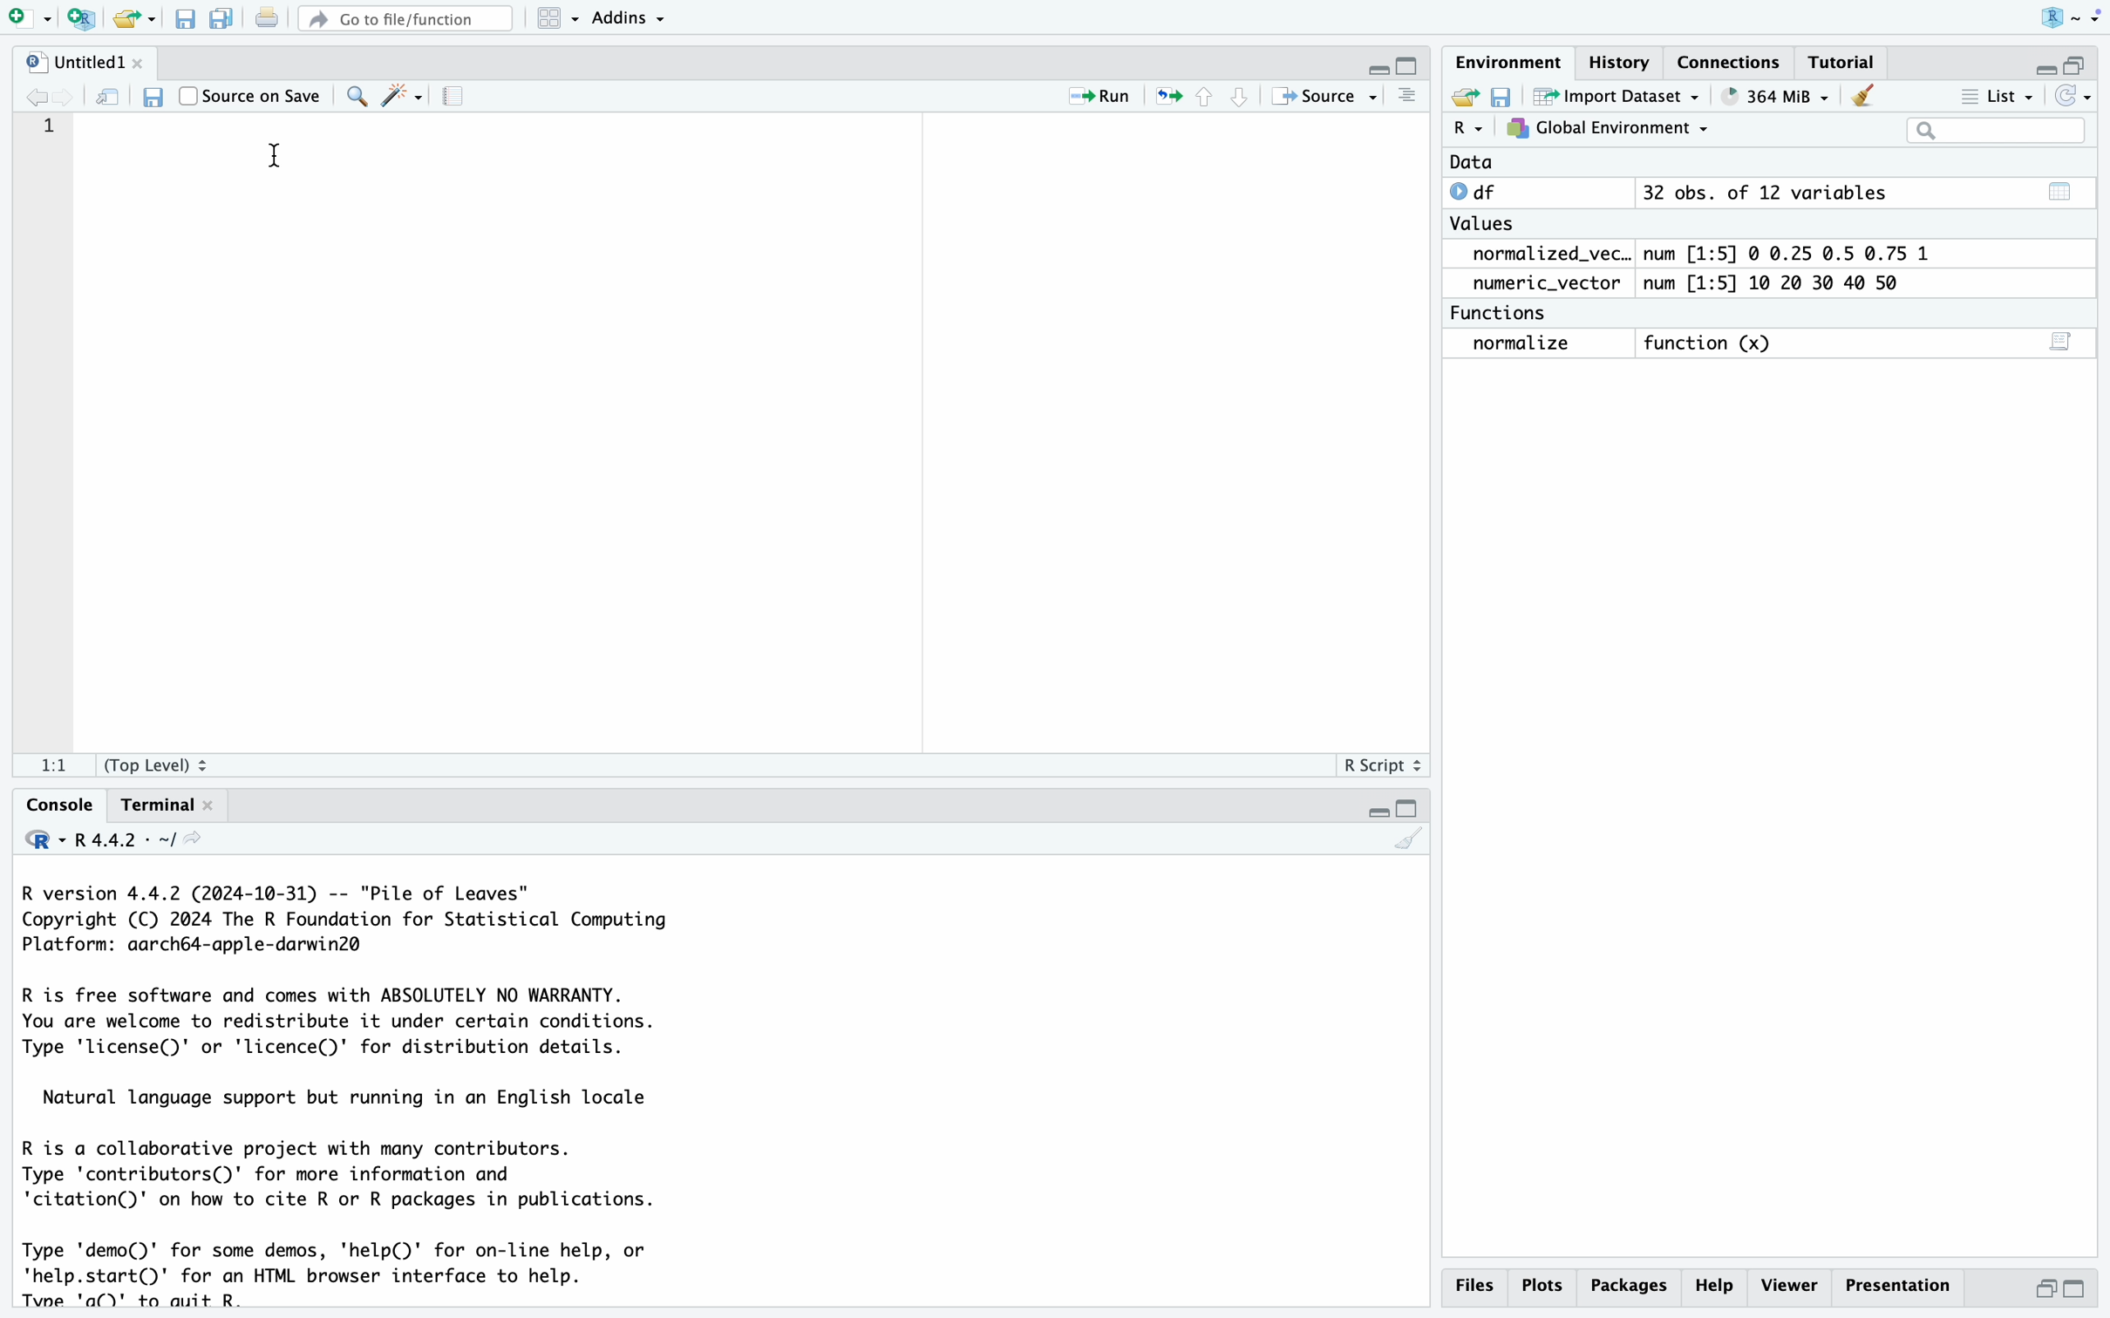  Describe the element at coordinates (1503, 313) in the screenshot. I see `Functions` at that location.